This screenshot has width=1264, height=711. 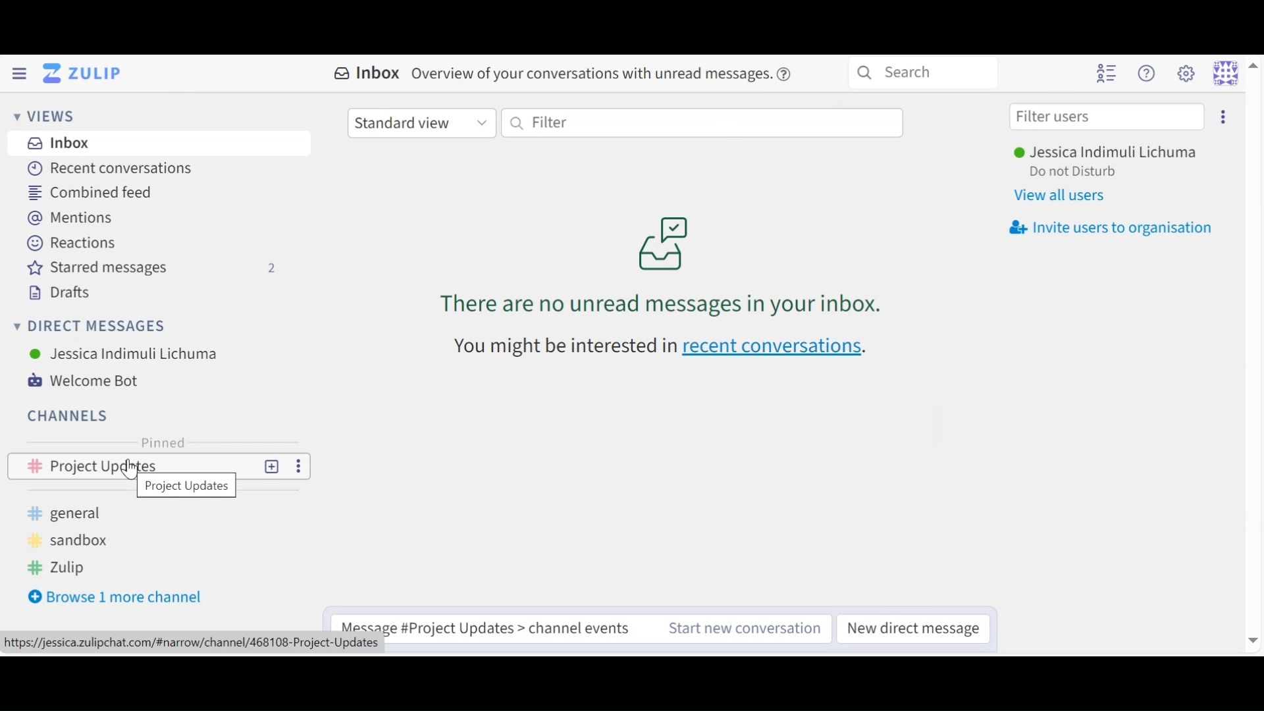 I want to click on Hide User list, so click(x=1107, y=71).